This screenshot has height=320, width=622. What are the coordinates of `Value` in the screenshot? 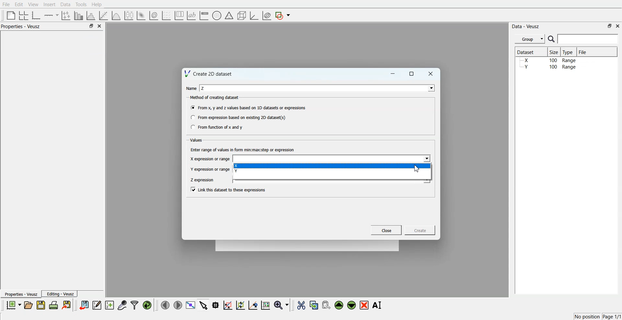 It's located at (197, 140).